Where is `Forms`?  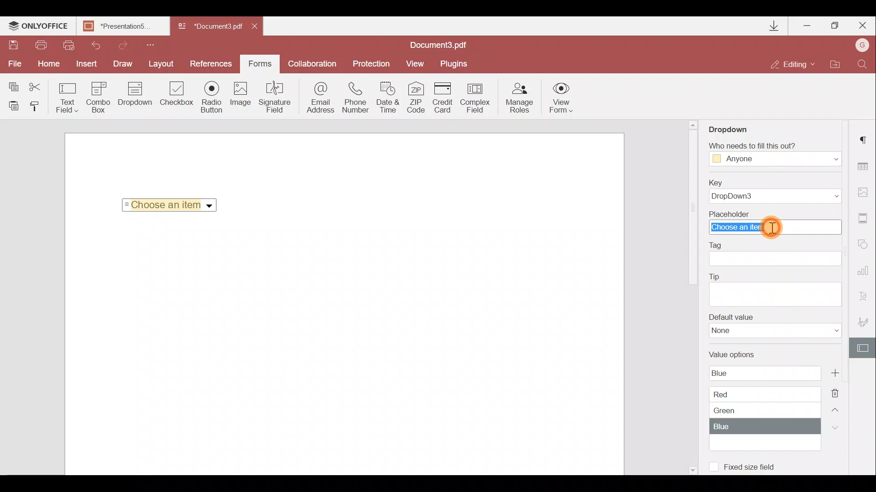 Forms is located at coordinates (260, 64).